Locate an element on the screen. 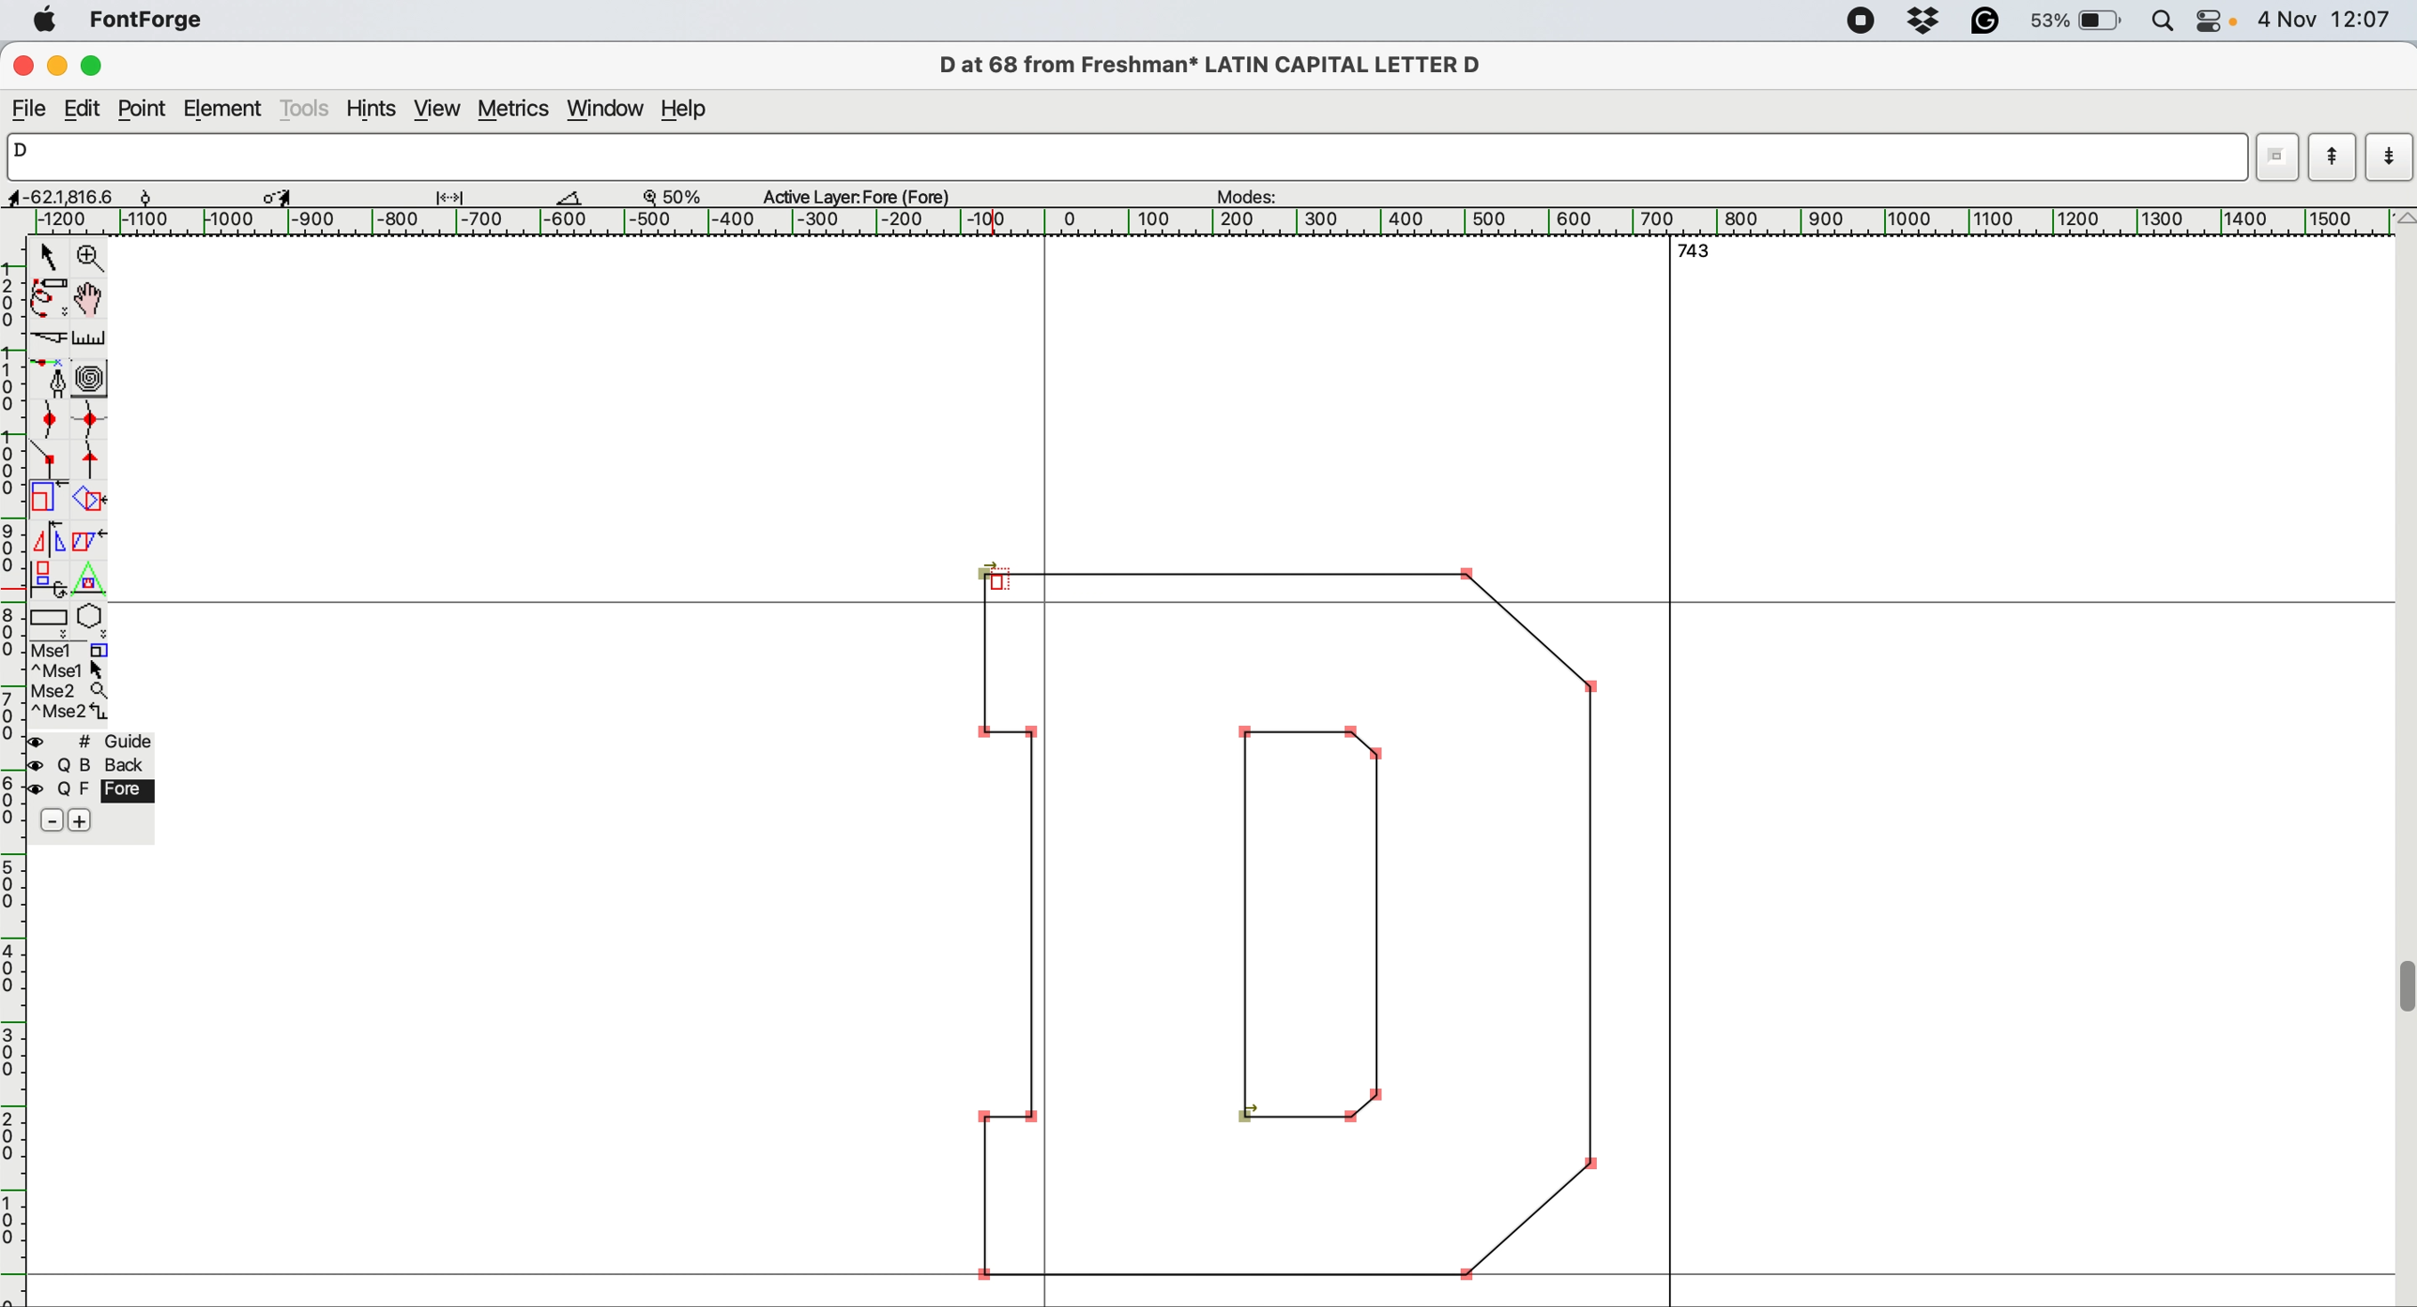 The height and width of the screenshot is (1307, 2417). magnify is located at coordinates (90, 258).